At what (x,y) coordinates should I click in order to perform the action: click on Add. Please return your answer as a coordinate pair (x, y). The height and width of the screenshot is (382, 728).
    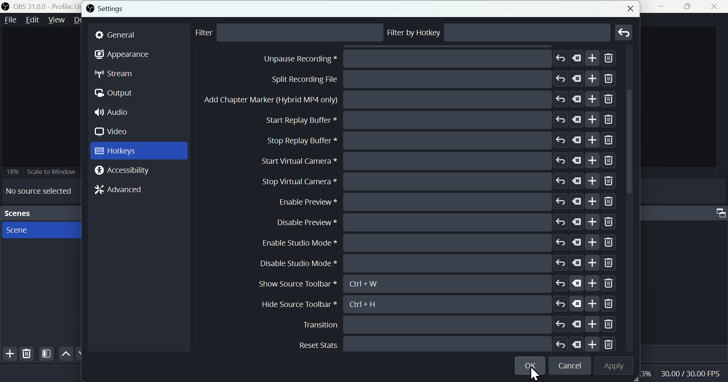
    Looking at the image, I should click on (8, 355).